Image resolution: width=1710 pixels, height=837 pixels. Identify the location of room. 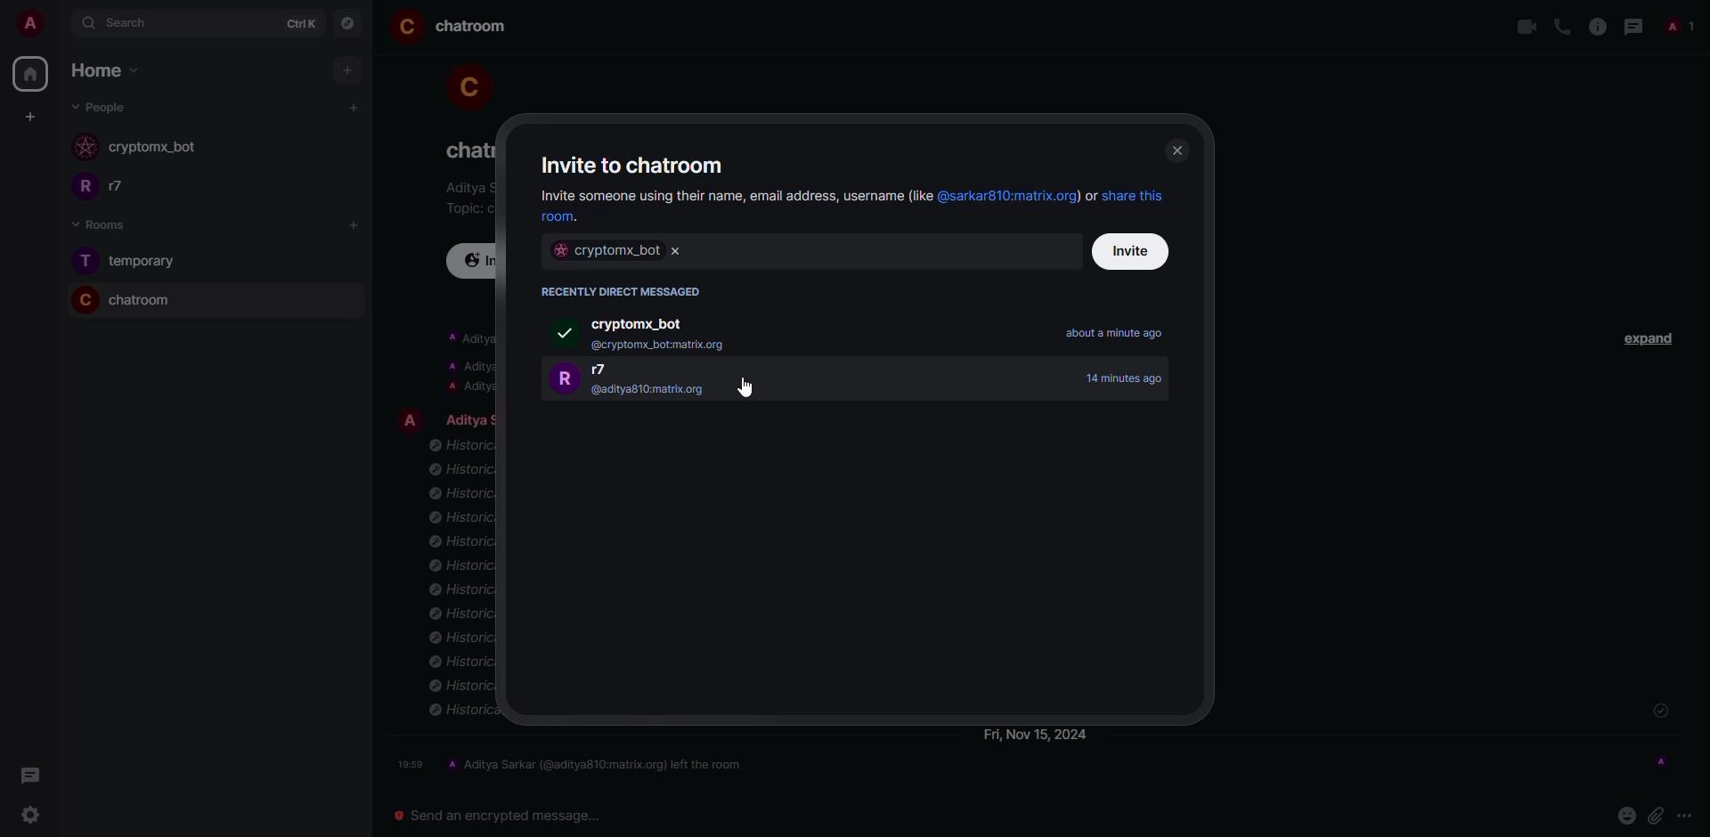
(147, 261).